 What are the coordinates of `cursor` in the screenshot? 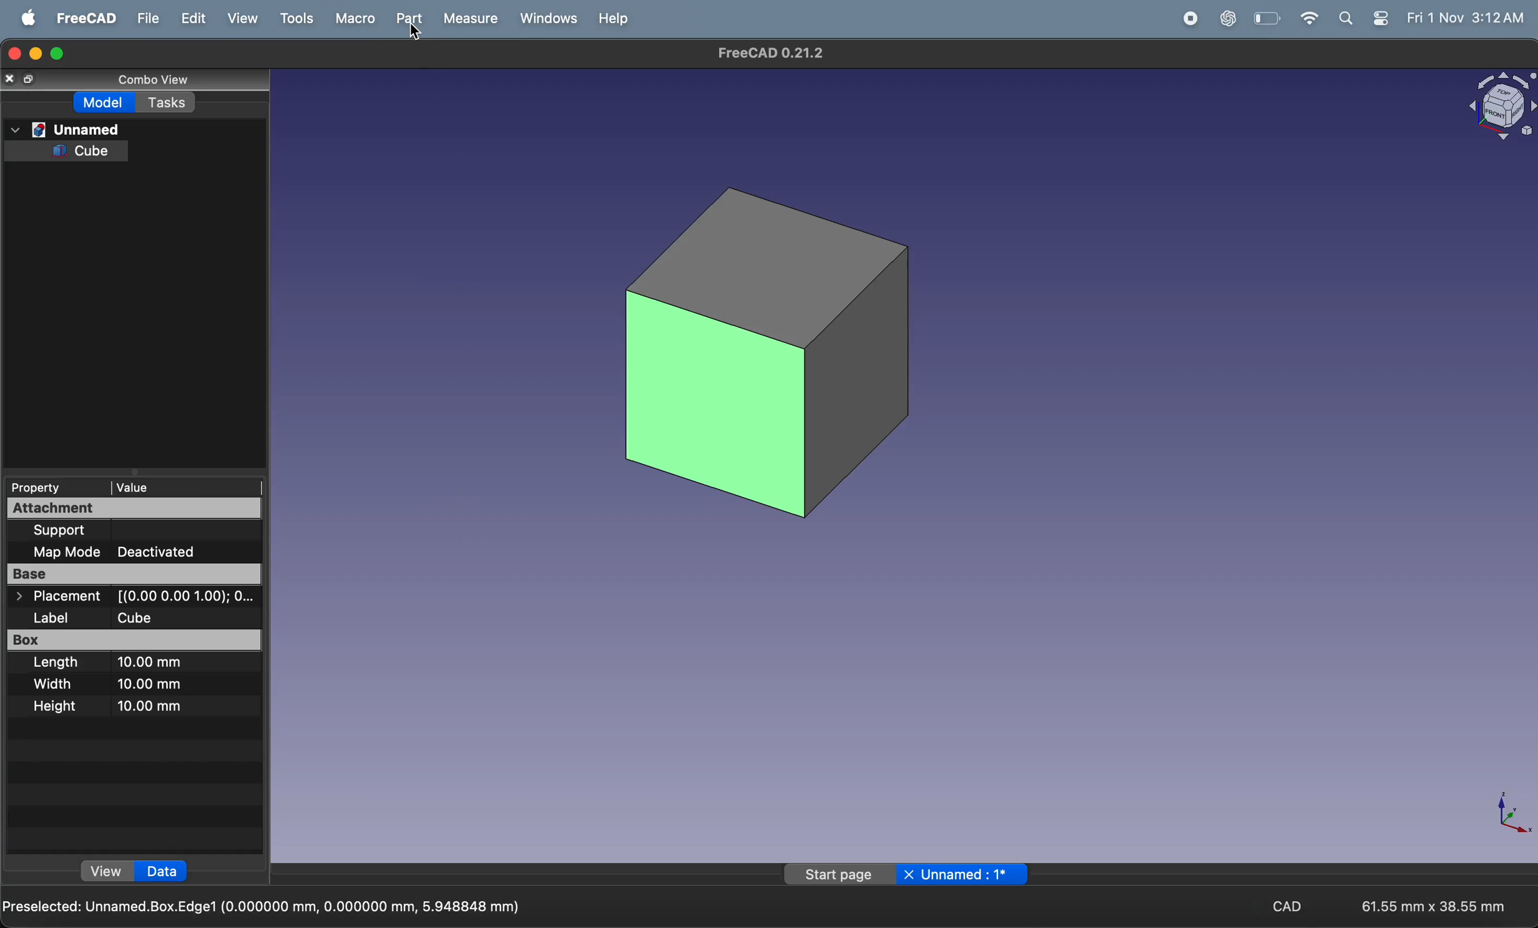 It's located at (413, 31).